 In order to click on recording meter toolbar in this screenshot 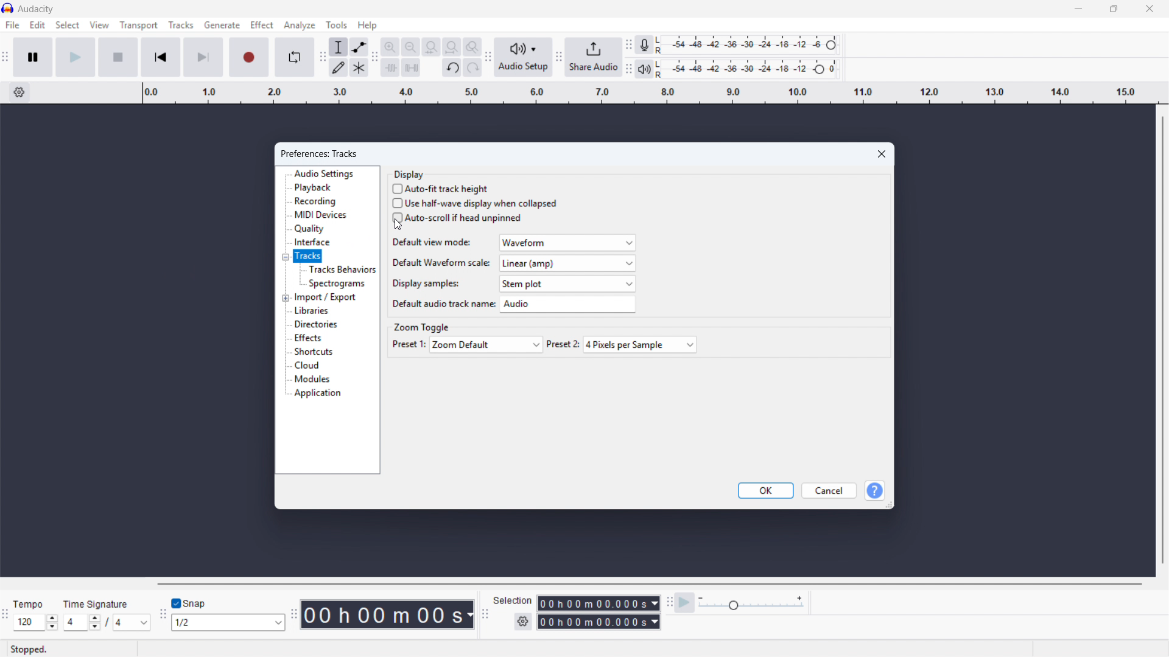, I will do `click(628, 44)`.